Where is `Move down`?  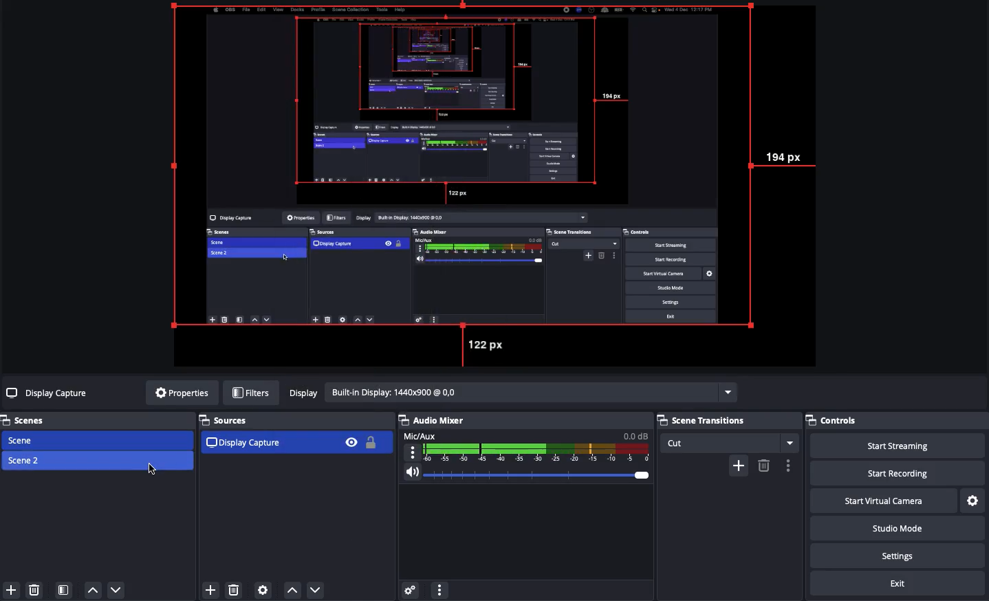
Move down is located at coordinates (117, 591).